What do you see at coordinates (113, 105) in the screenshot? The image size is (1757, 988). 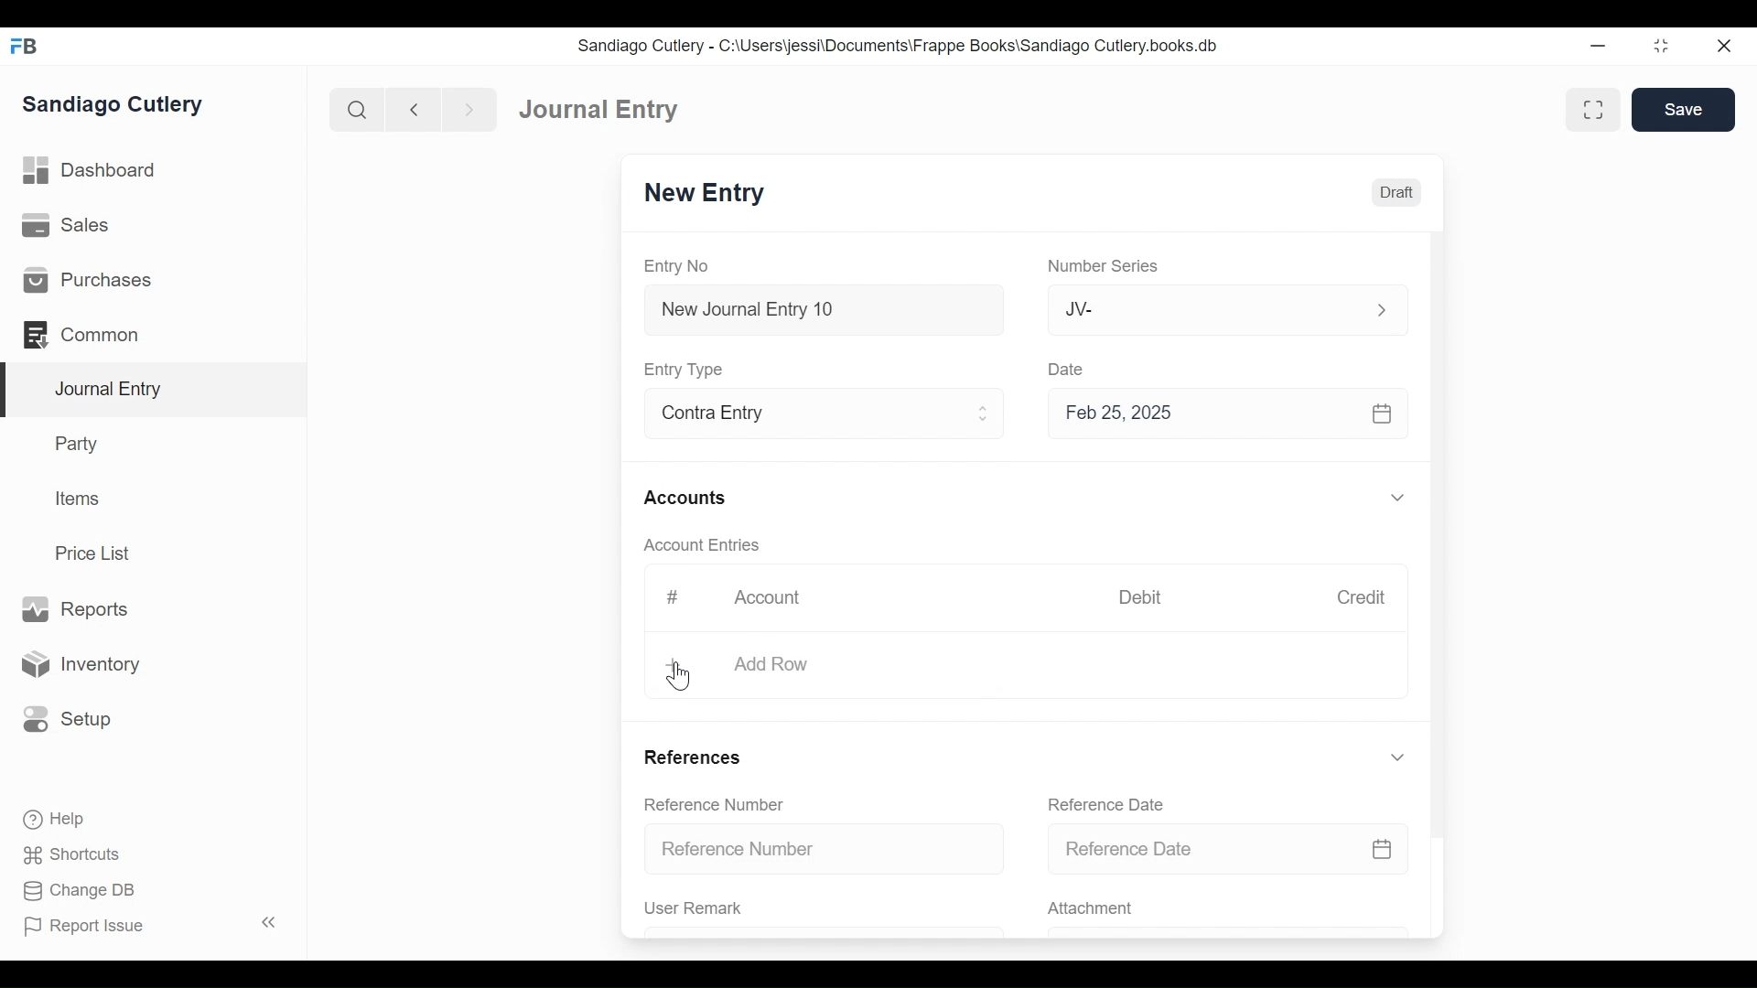 I see `Sandiago Cutlery` at bounding box center [113, 105].